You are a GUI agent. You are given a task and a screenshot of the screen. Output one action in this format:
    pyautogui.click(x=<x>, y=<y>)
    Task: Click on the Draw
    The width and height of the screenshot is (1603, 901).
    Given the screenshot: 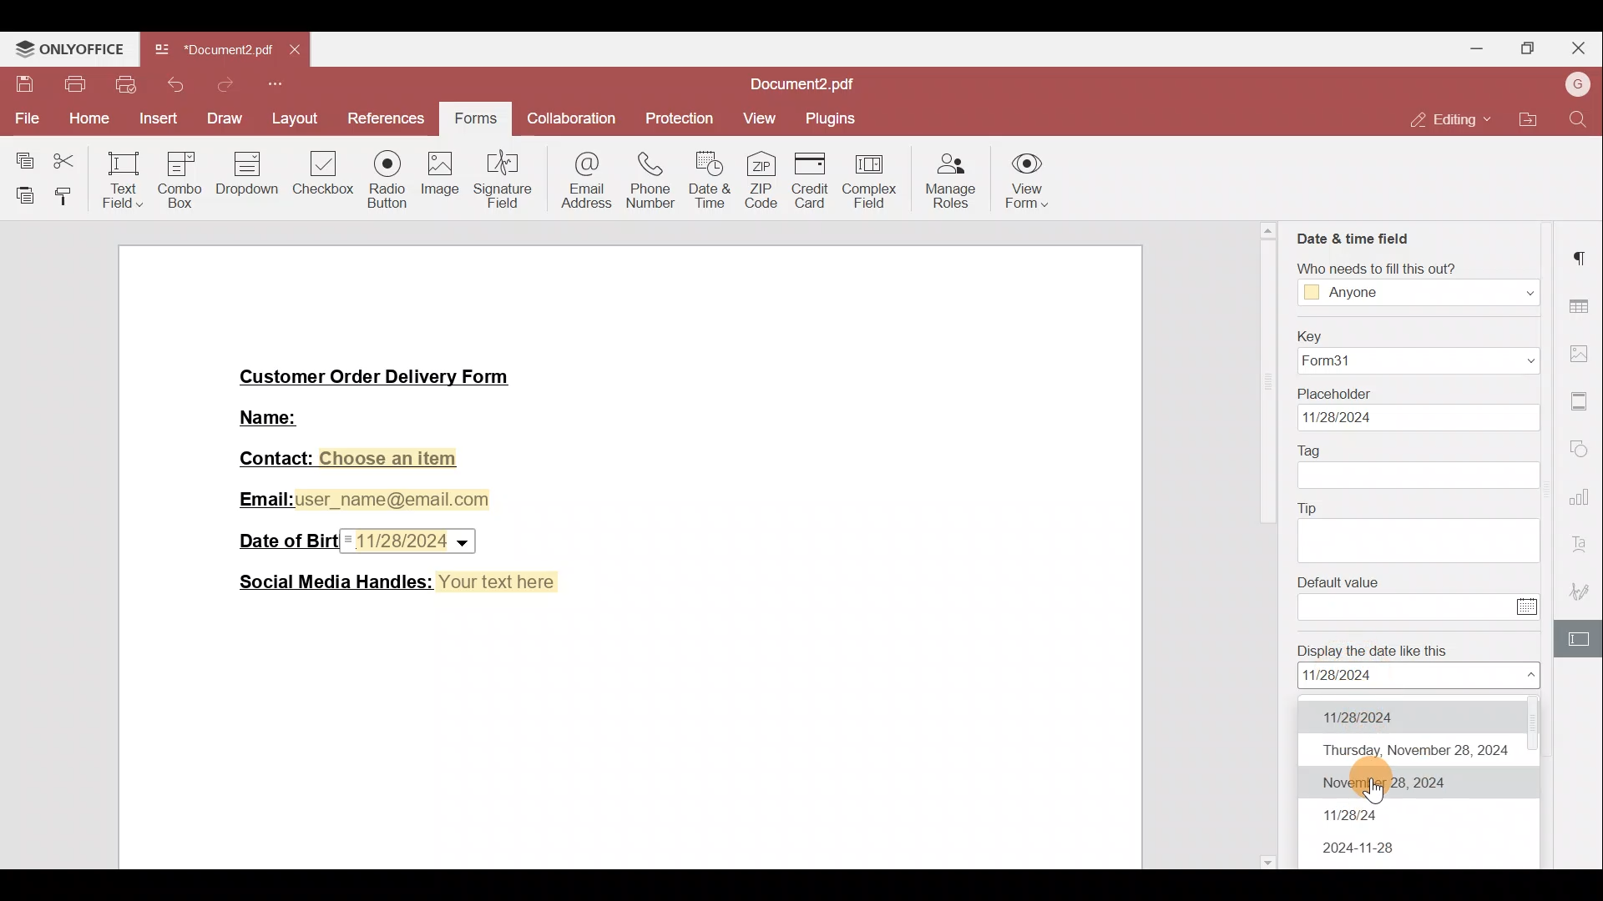 What is the action you would take?
    pyautogui.click(x=223, y=118)
    